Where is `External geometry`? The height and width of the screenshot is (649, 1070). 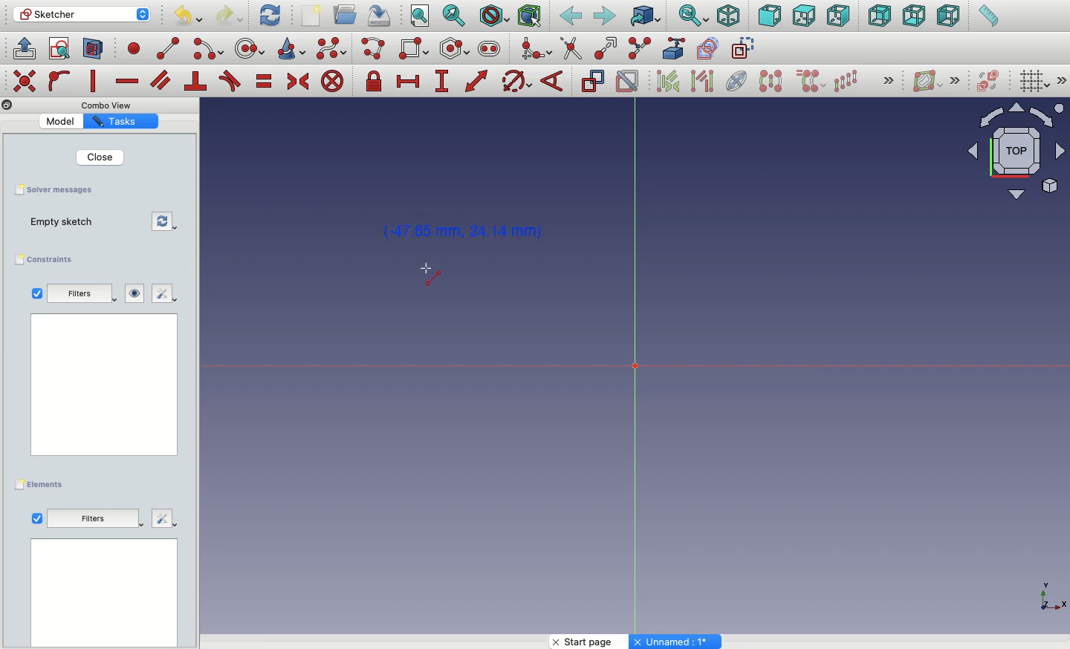 External geometry is located at coordinates (672, 48).